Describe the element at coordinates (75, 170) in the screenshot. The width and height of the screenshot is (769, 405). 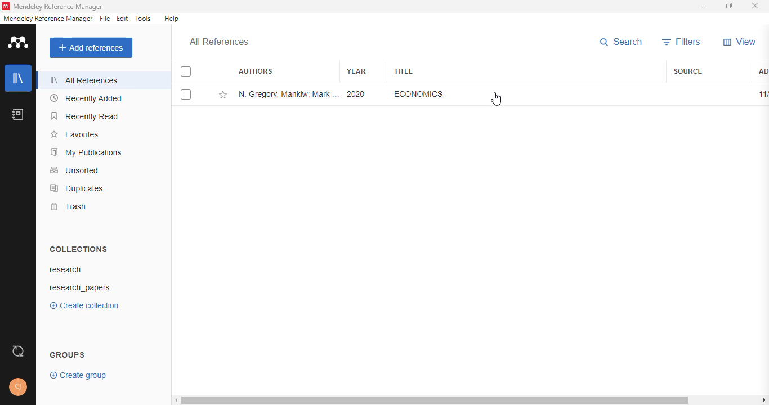
I see `unsorted` at that location.